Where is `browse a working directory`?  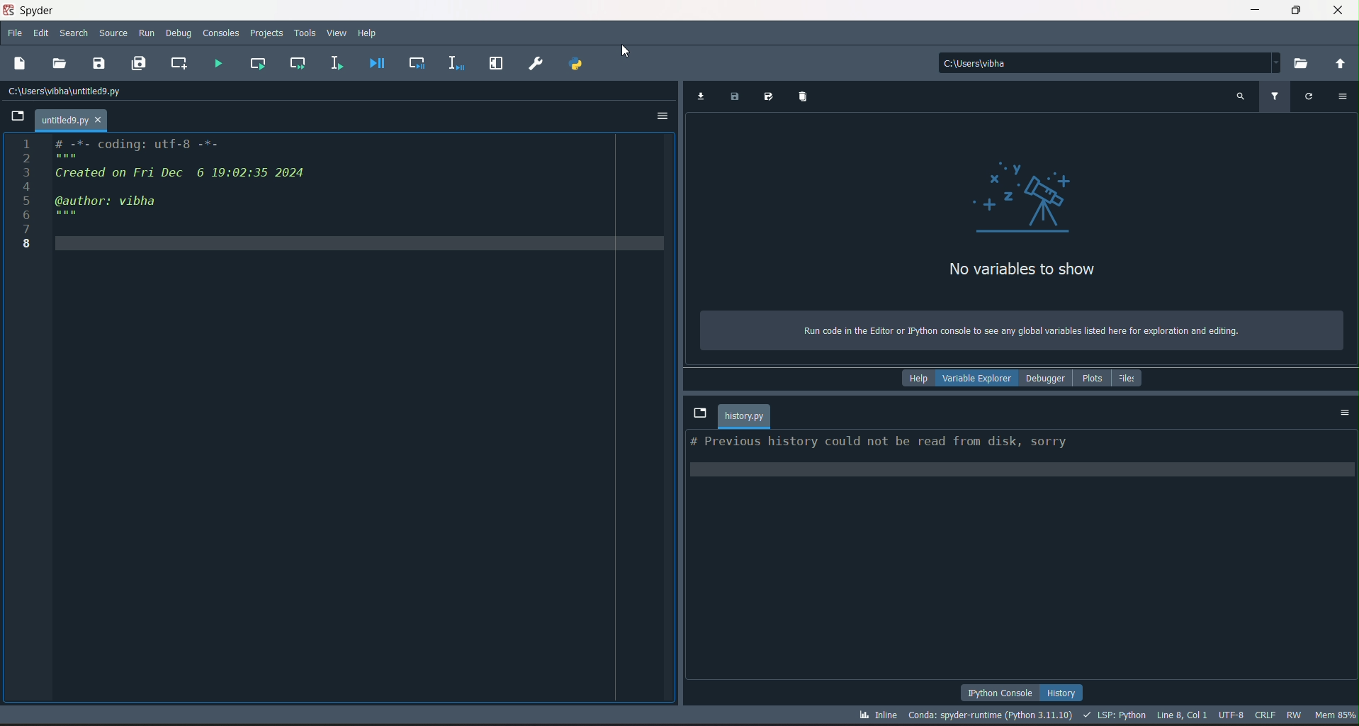
browse a working directory is located at coordinates (1302, 64).